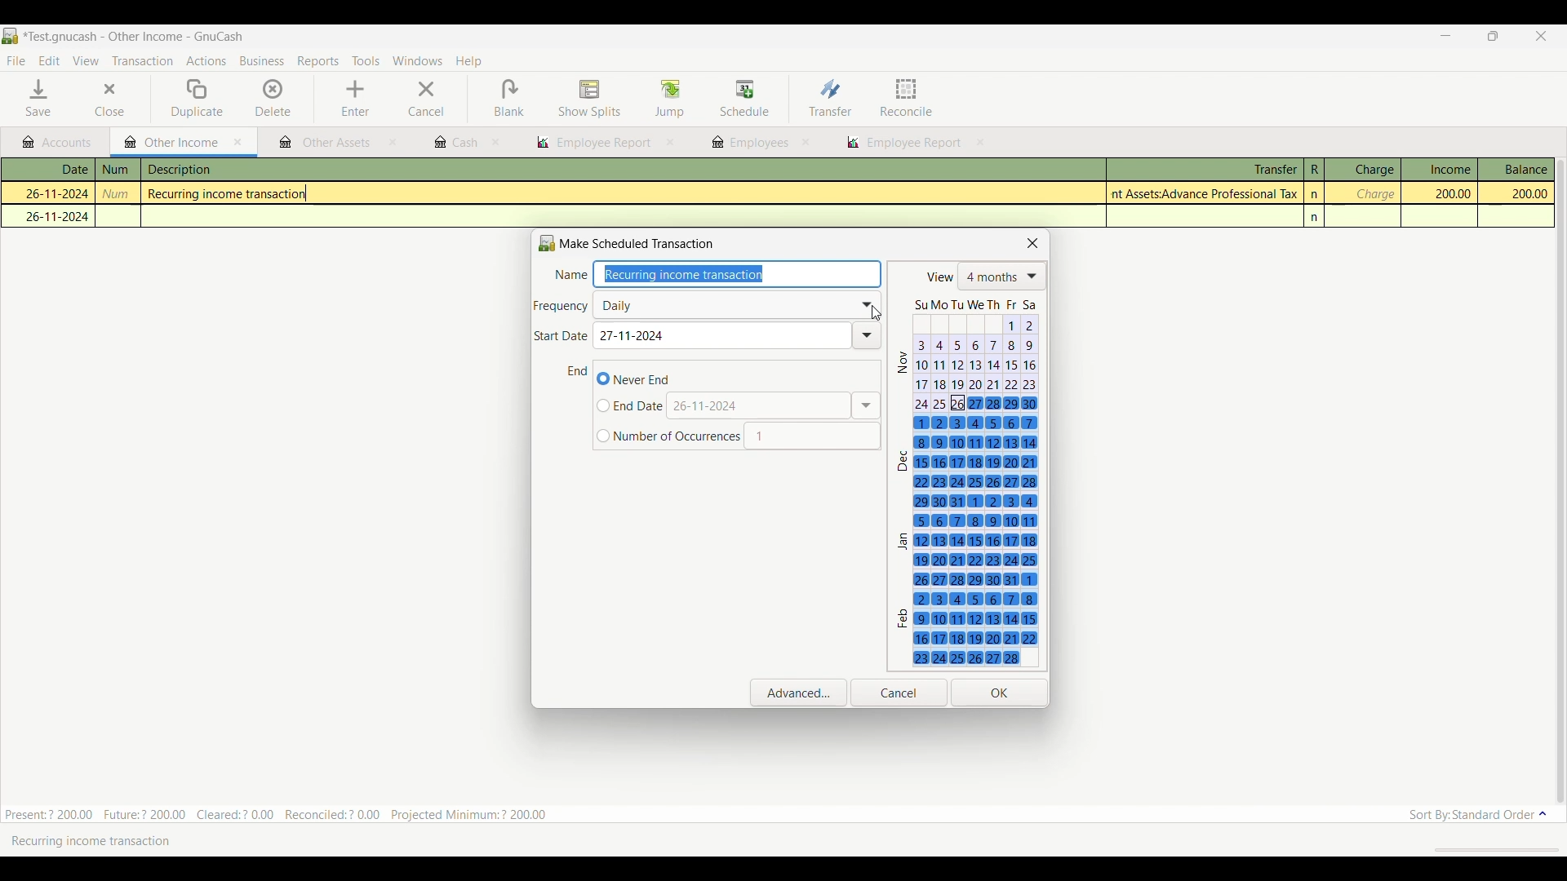 The width and height of the screenshot is (1567, 881). What do you see at coordinates (11, 36) in the screenshot?
I see `Software logo` at bounding box center [11, 36].